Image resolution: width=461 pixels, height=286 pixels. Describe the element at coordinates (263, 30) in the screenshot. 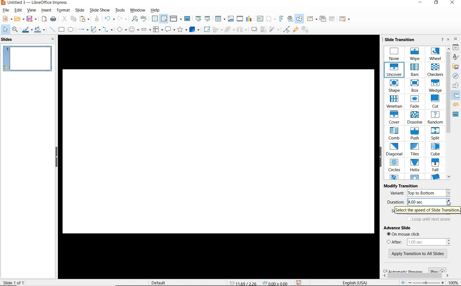

I see `CROP IMAGE` at that location.